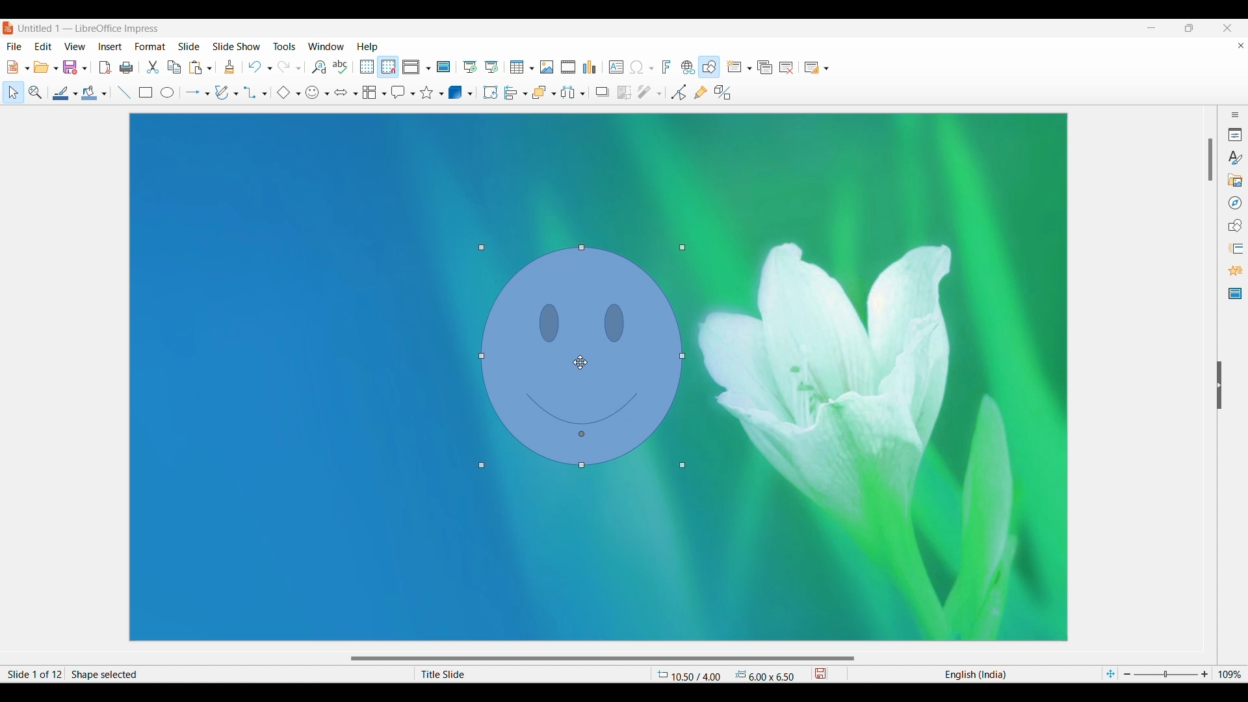  What do you see at coordinates (554, 94) in the screenshot?
I see `Arrange options` at bounding box center [554, 94].